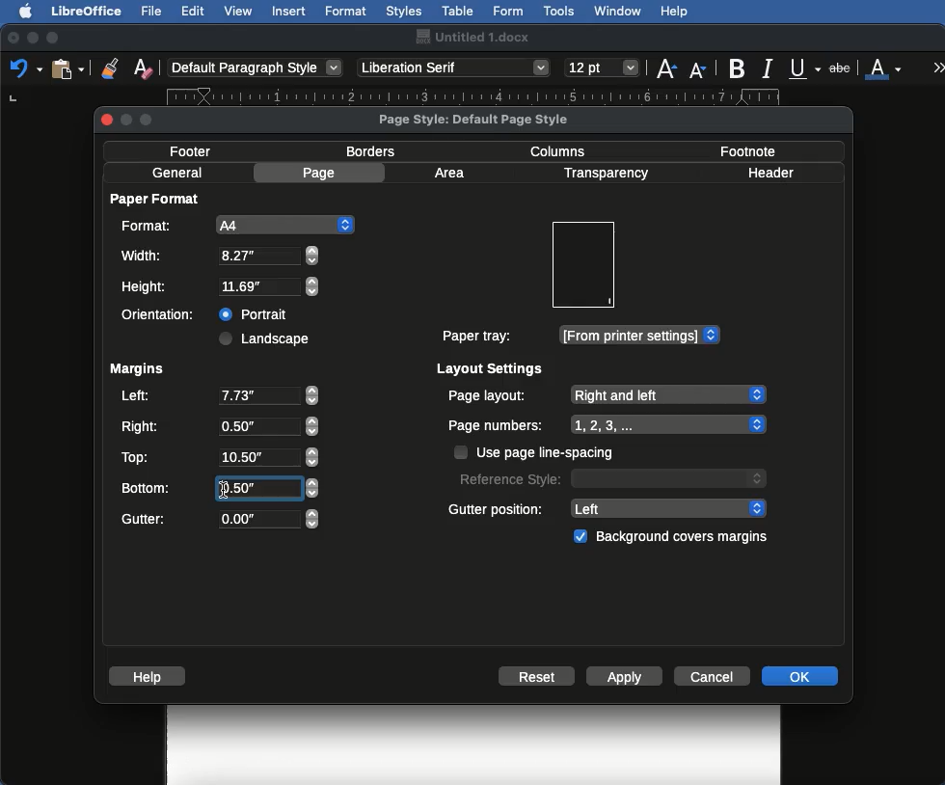 This screenshot has width=945, height=785. I want to click on Reference style, so click(610, 477).